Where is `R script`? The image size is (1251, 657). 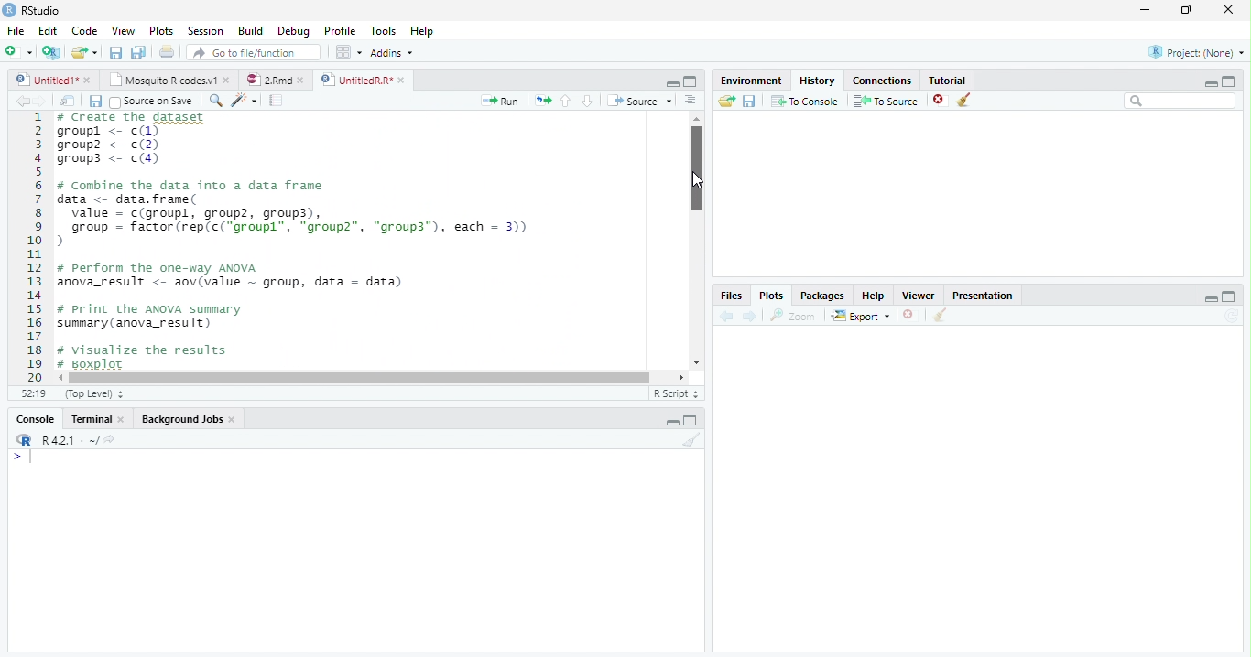 R script is located at coordinates (674, 393).